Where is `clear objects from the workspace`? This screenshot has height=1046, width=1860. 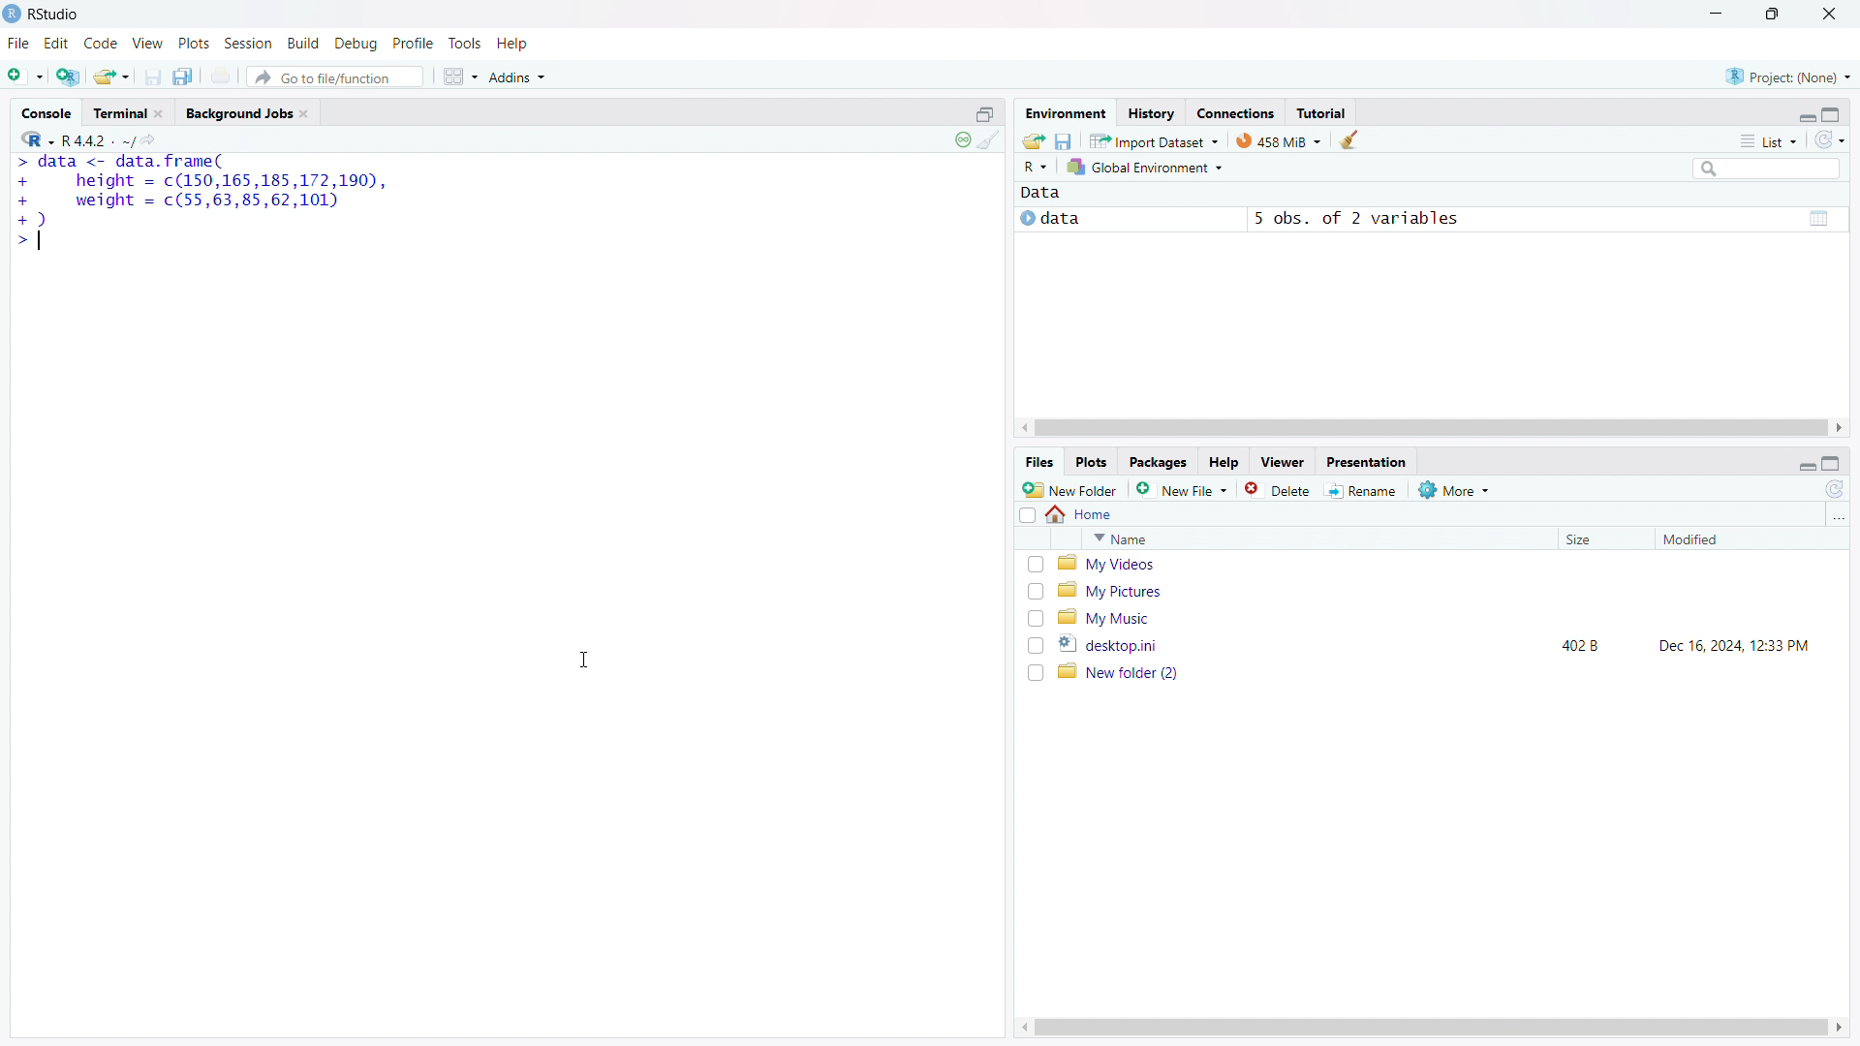 clear objects from the workspace is located at coordinates (1348, 139).